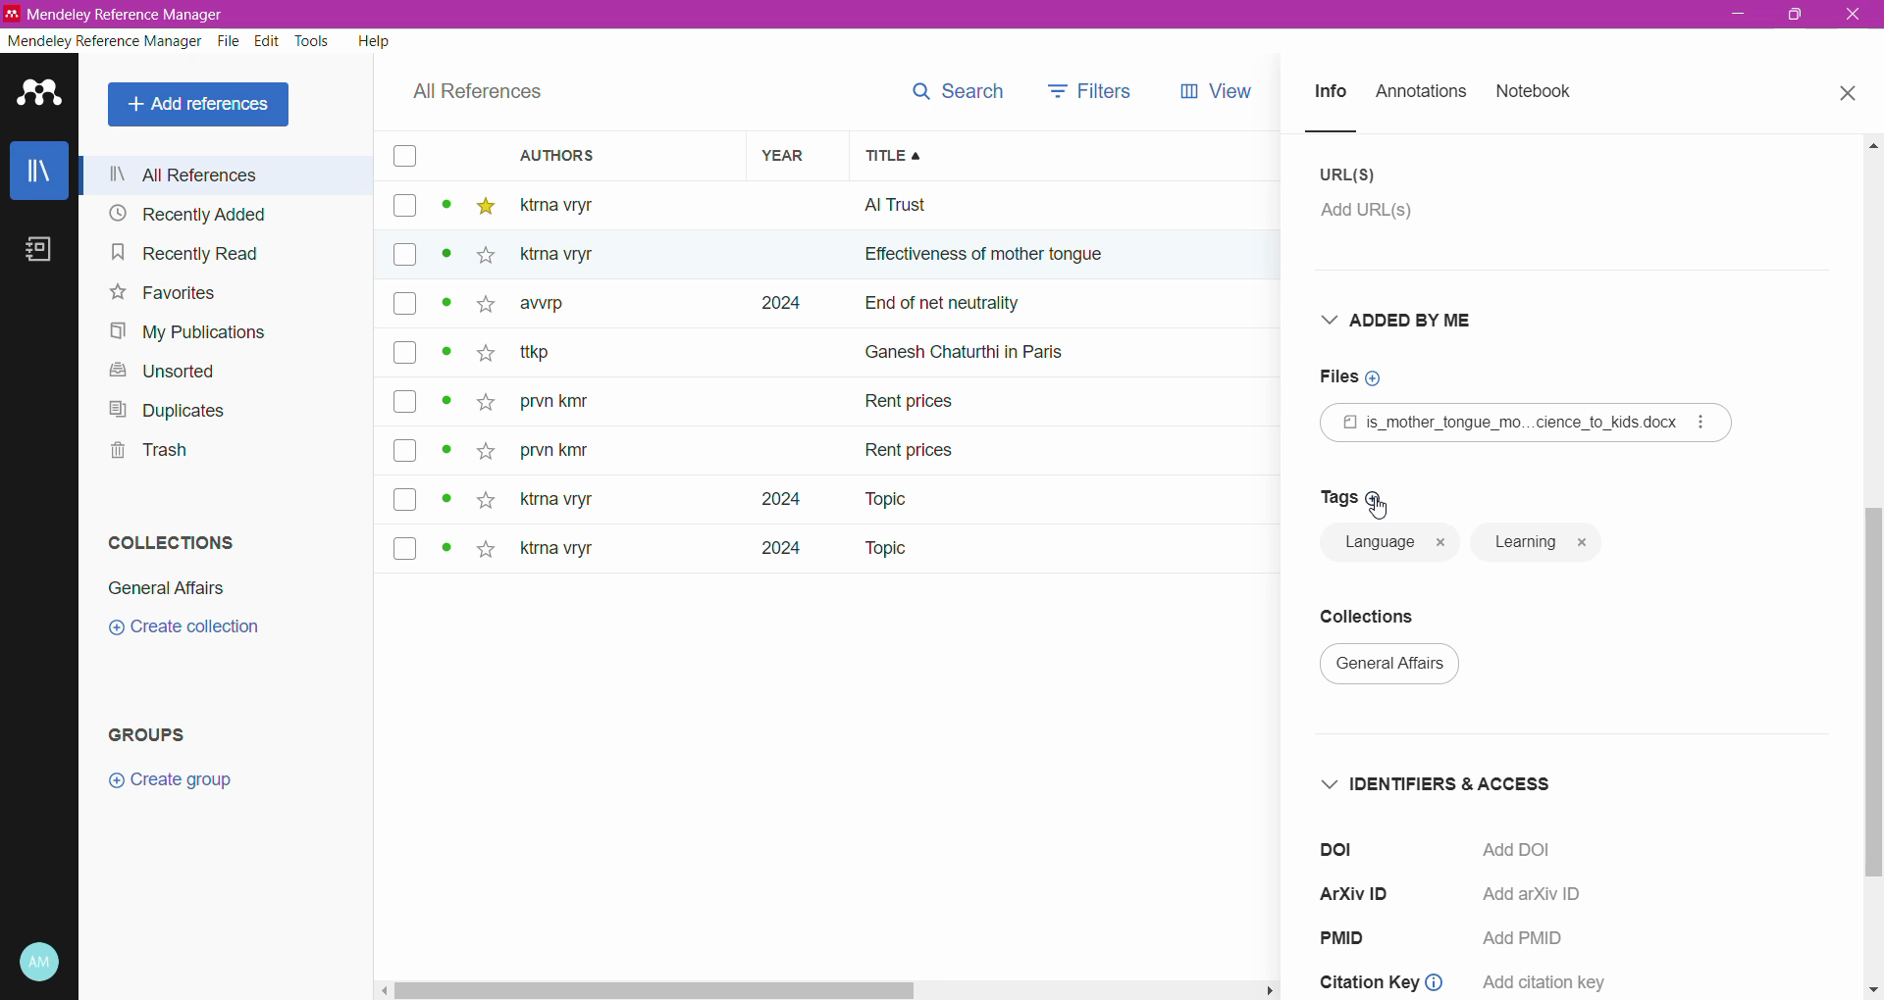 The width and height of the screenshot is (1884, 1000). Describe the element at coordinates (404, 352) in the screenshot. I see `box` at that location.